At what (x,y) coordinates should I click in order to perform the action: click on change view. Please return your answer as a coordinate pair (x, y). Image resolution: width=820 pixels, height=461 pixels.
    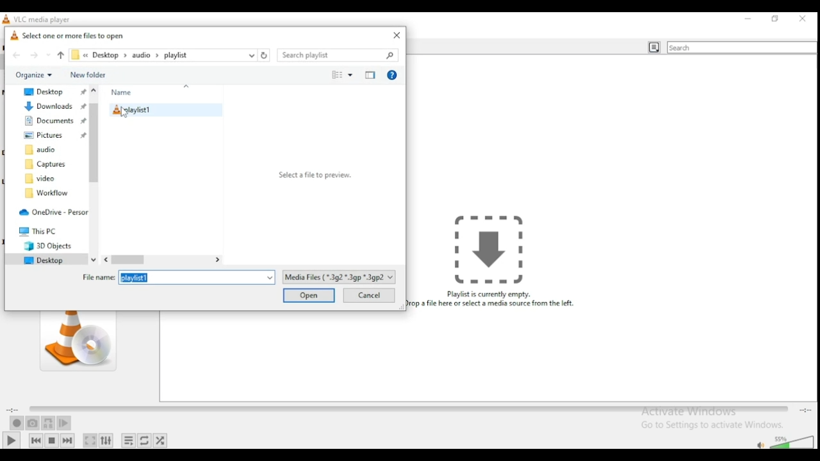
    Looking at the image, I should click on (345, 75).